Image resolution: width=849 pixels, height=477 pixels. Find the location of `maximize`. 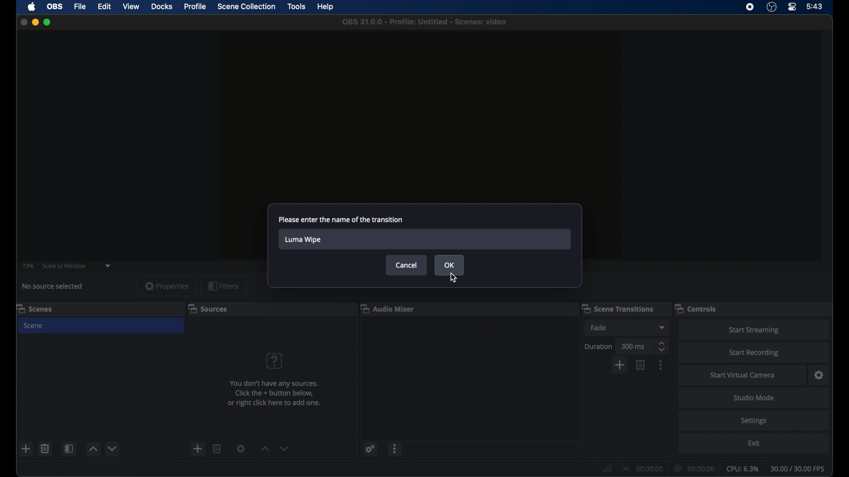

maximize is located at coordinates (49, 22).